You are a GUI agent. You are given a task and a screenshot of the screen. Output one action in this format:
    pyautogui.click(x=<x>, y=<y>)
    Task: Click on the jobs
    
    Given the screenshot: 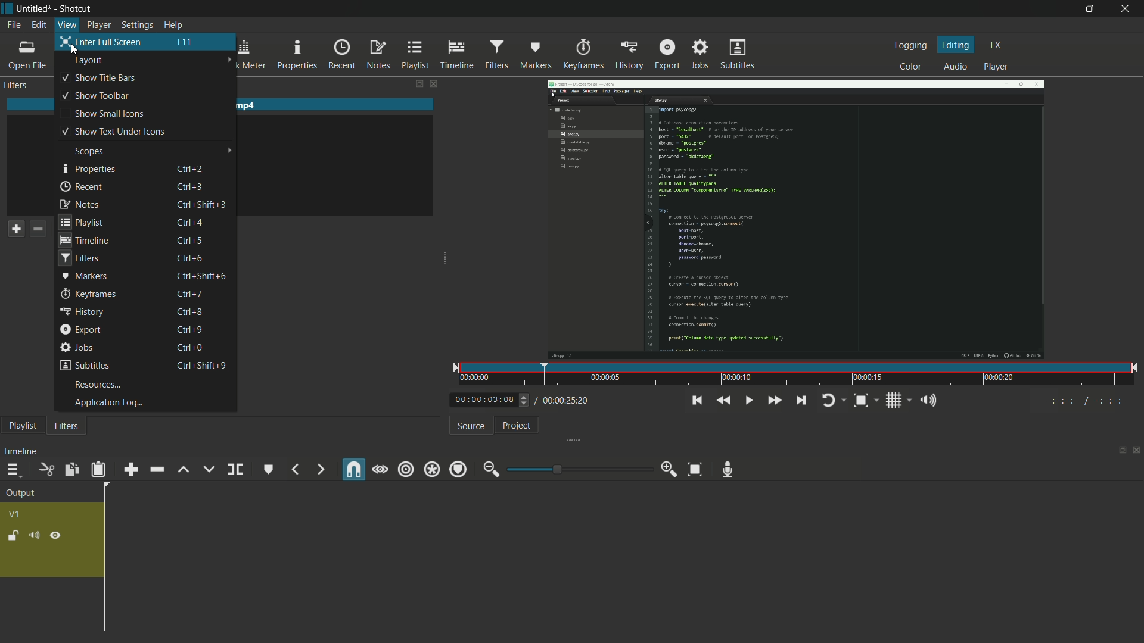 What is the action you would take?
    pyautogui.click(x=700, y=55)
    